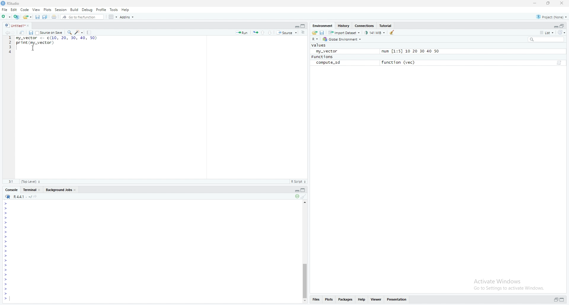  Describe the element at coordinates (89, 32) in the screenshot. I see `Compile report (Ctrl + Shift + K)` at that location.